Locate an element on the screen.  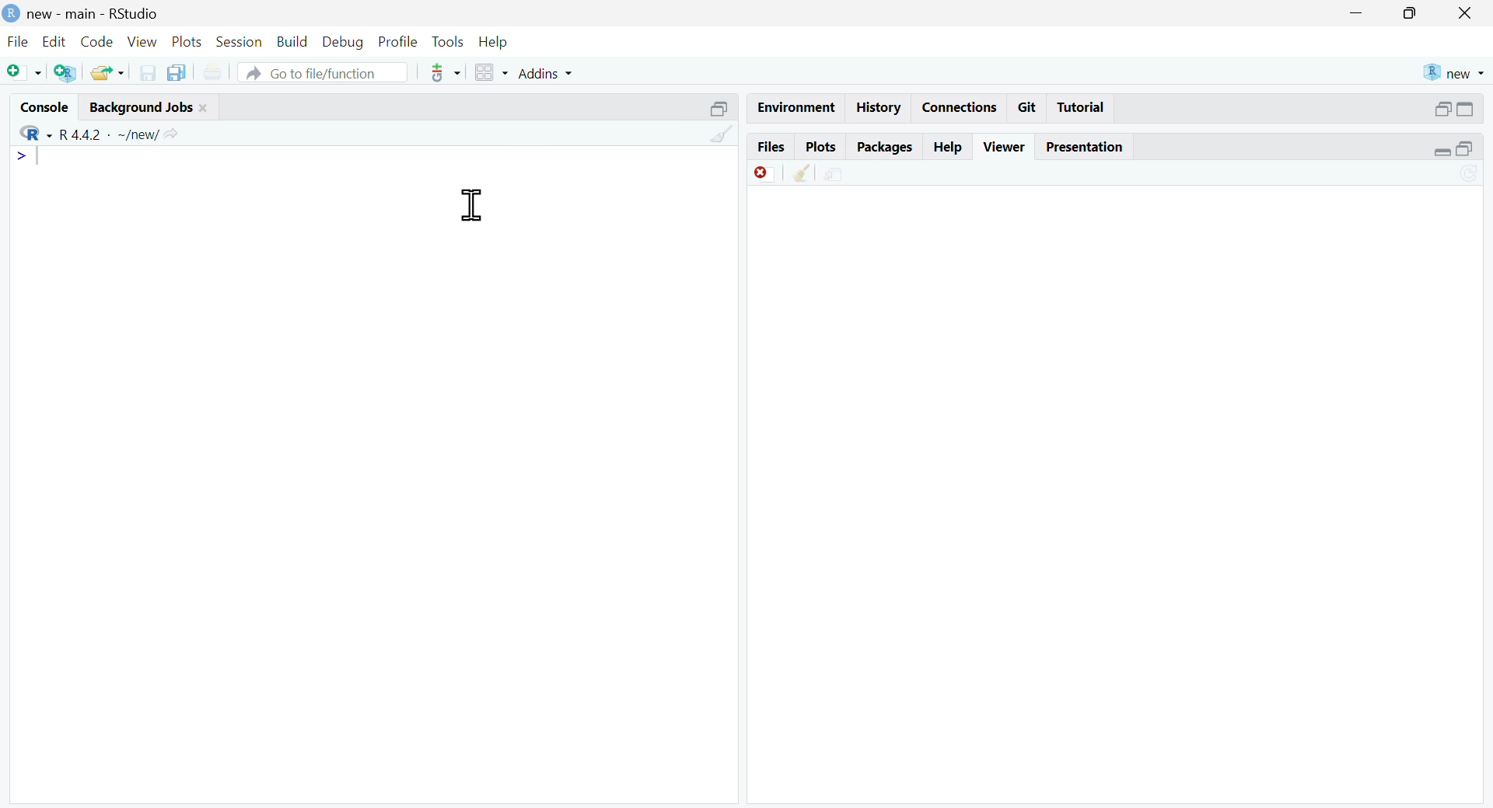
> is located at coordinates (21, 155).